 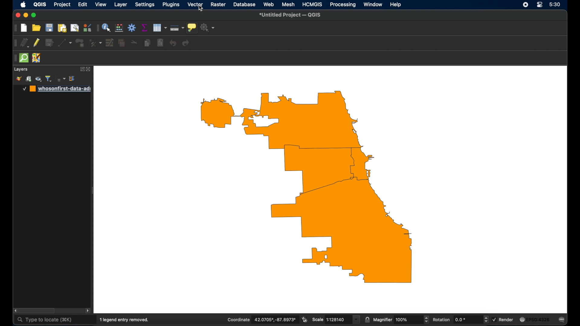 What do you see at coordinates (37, 58) in the screenshot?
I see `jsom  remote` at bounding box center [37, 58].